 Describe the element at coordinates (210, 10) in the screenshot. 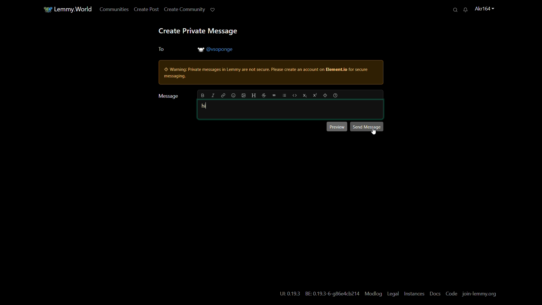

I see `support lemmy.world` at that location.